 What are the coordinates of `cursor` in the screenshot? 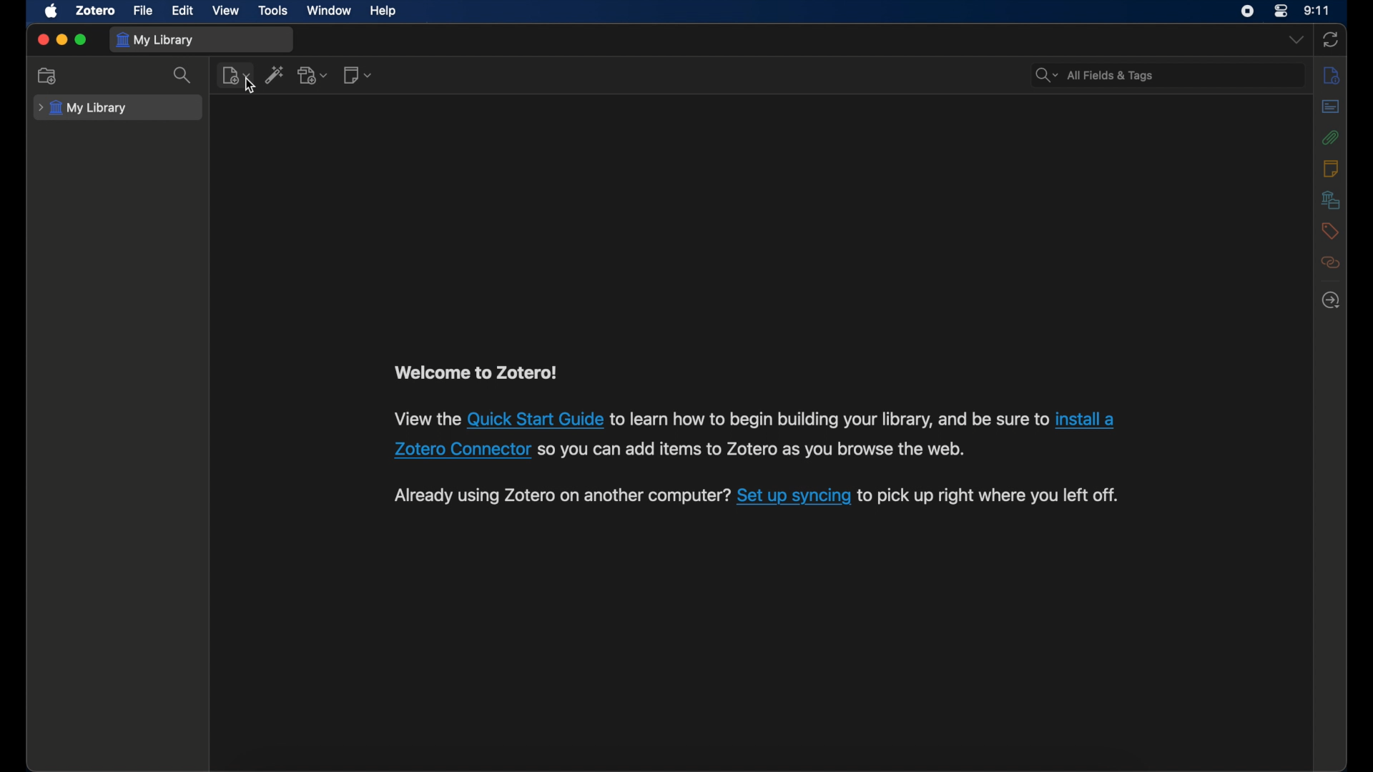 It's located at (250, 86).